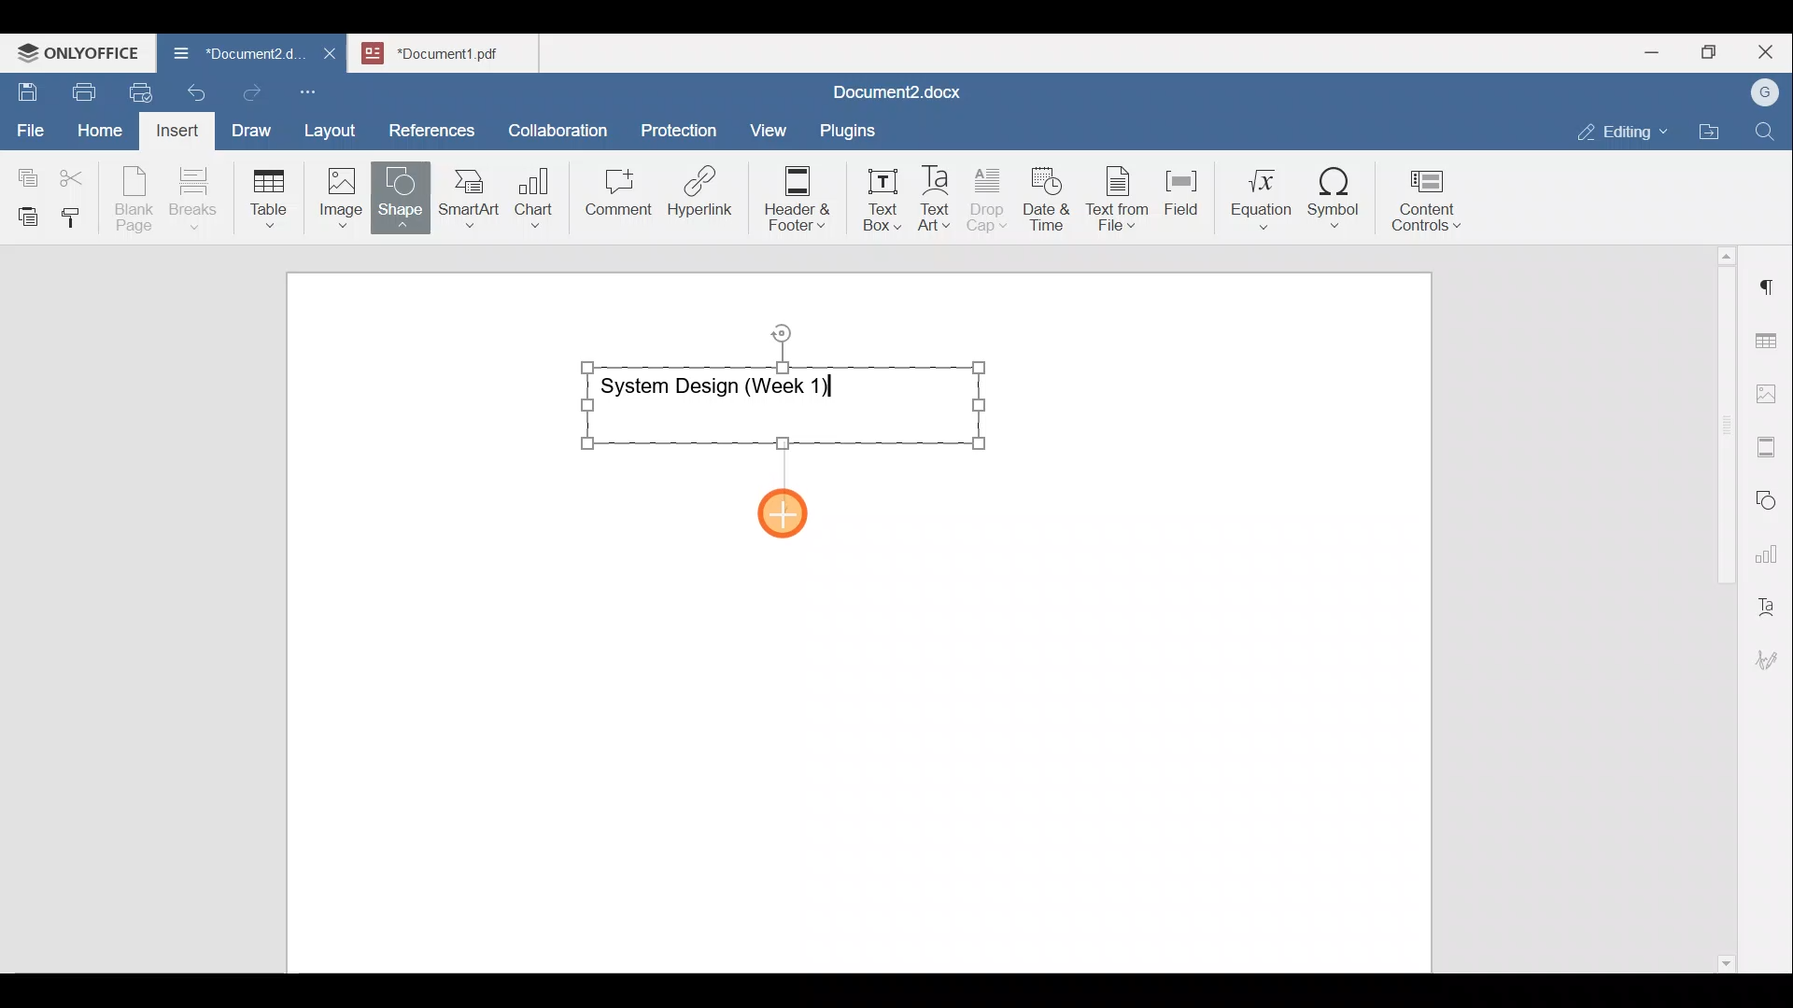 The height and width of the screenshot is (1008, 1793). Describe the element at coordinates (854, 128) in the screenshot. I see `Plugins` at that location.